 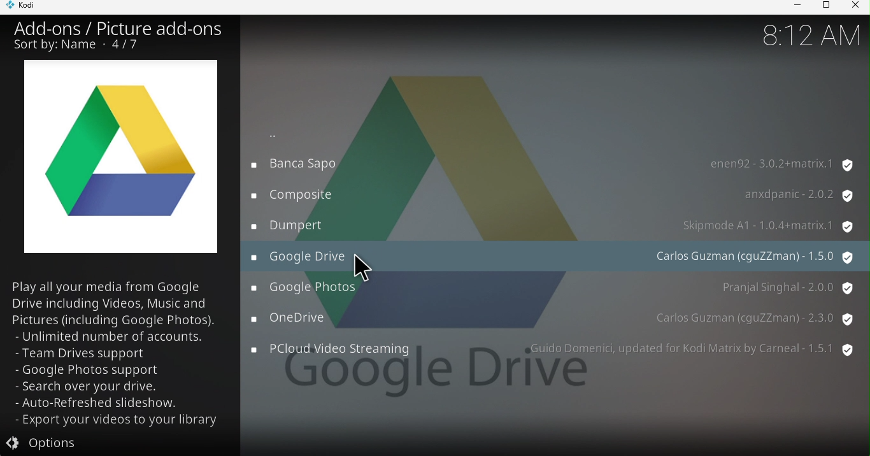 What do you see at coordinates (554, 164) in the screenshot?
I see `Banca sapo` at bounding box center [554, 164].